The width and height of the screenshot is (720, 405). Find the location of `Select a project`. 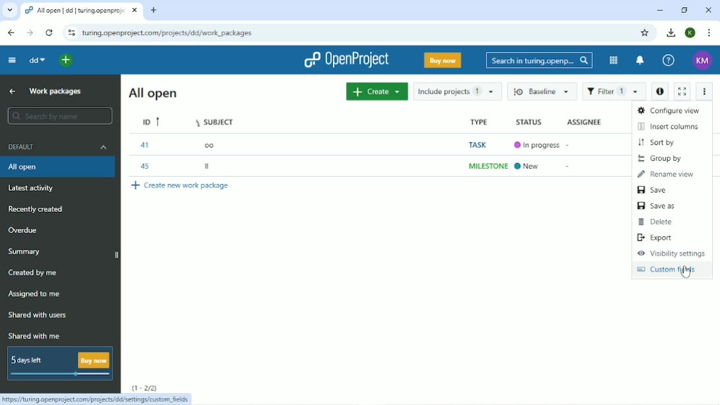

Select a project is located at coordinates (65, 61).